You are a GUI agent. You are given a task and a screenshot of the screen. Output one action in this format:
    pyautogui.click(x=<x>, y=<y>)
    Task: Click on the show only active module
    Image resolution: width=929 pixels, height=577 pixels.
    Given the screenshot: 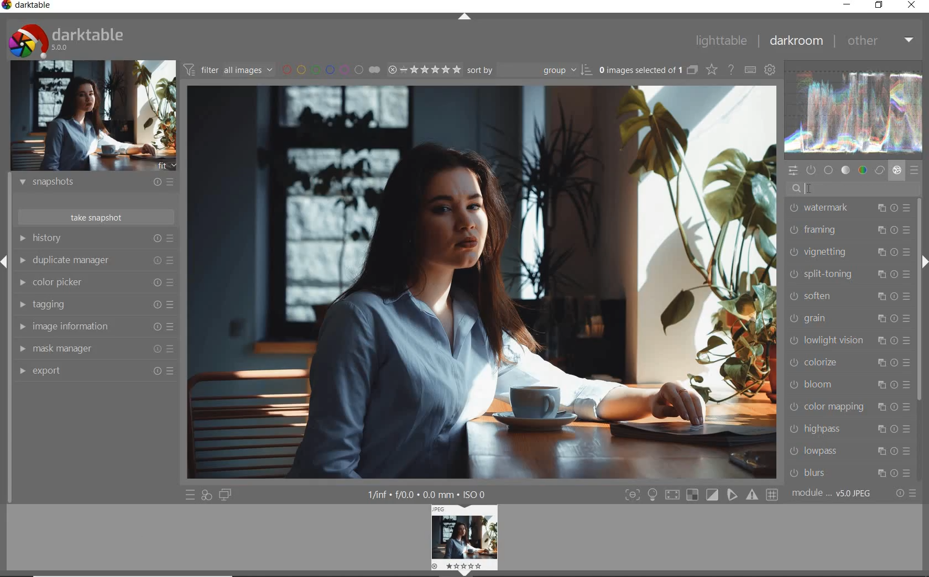 What is the action you would take?
    pyautogui.click(x=812, y=170)
    